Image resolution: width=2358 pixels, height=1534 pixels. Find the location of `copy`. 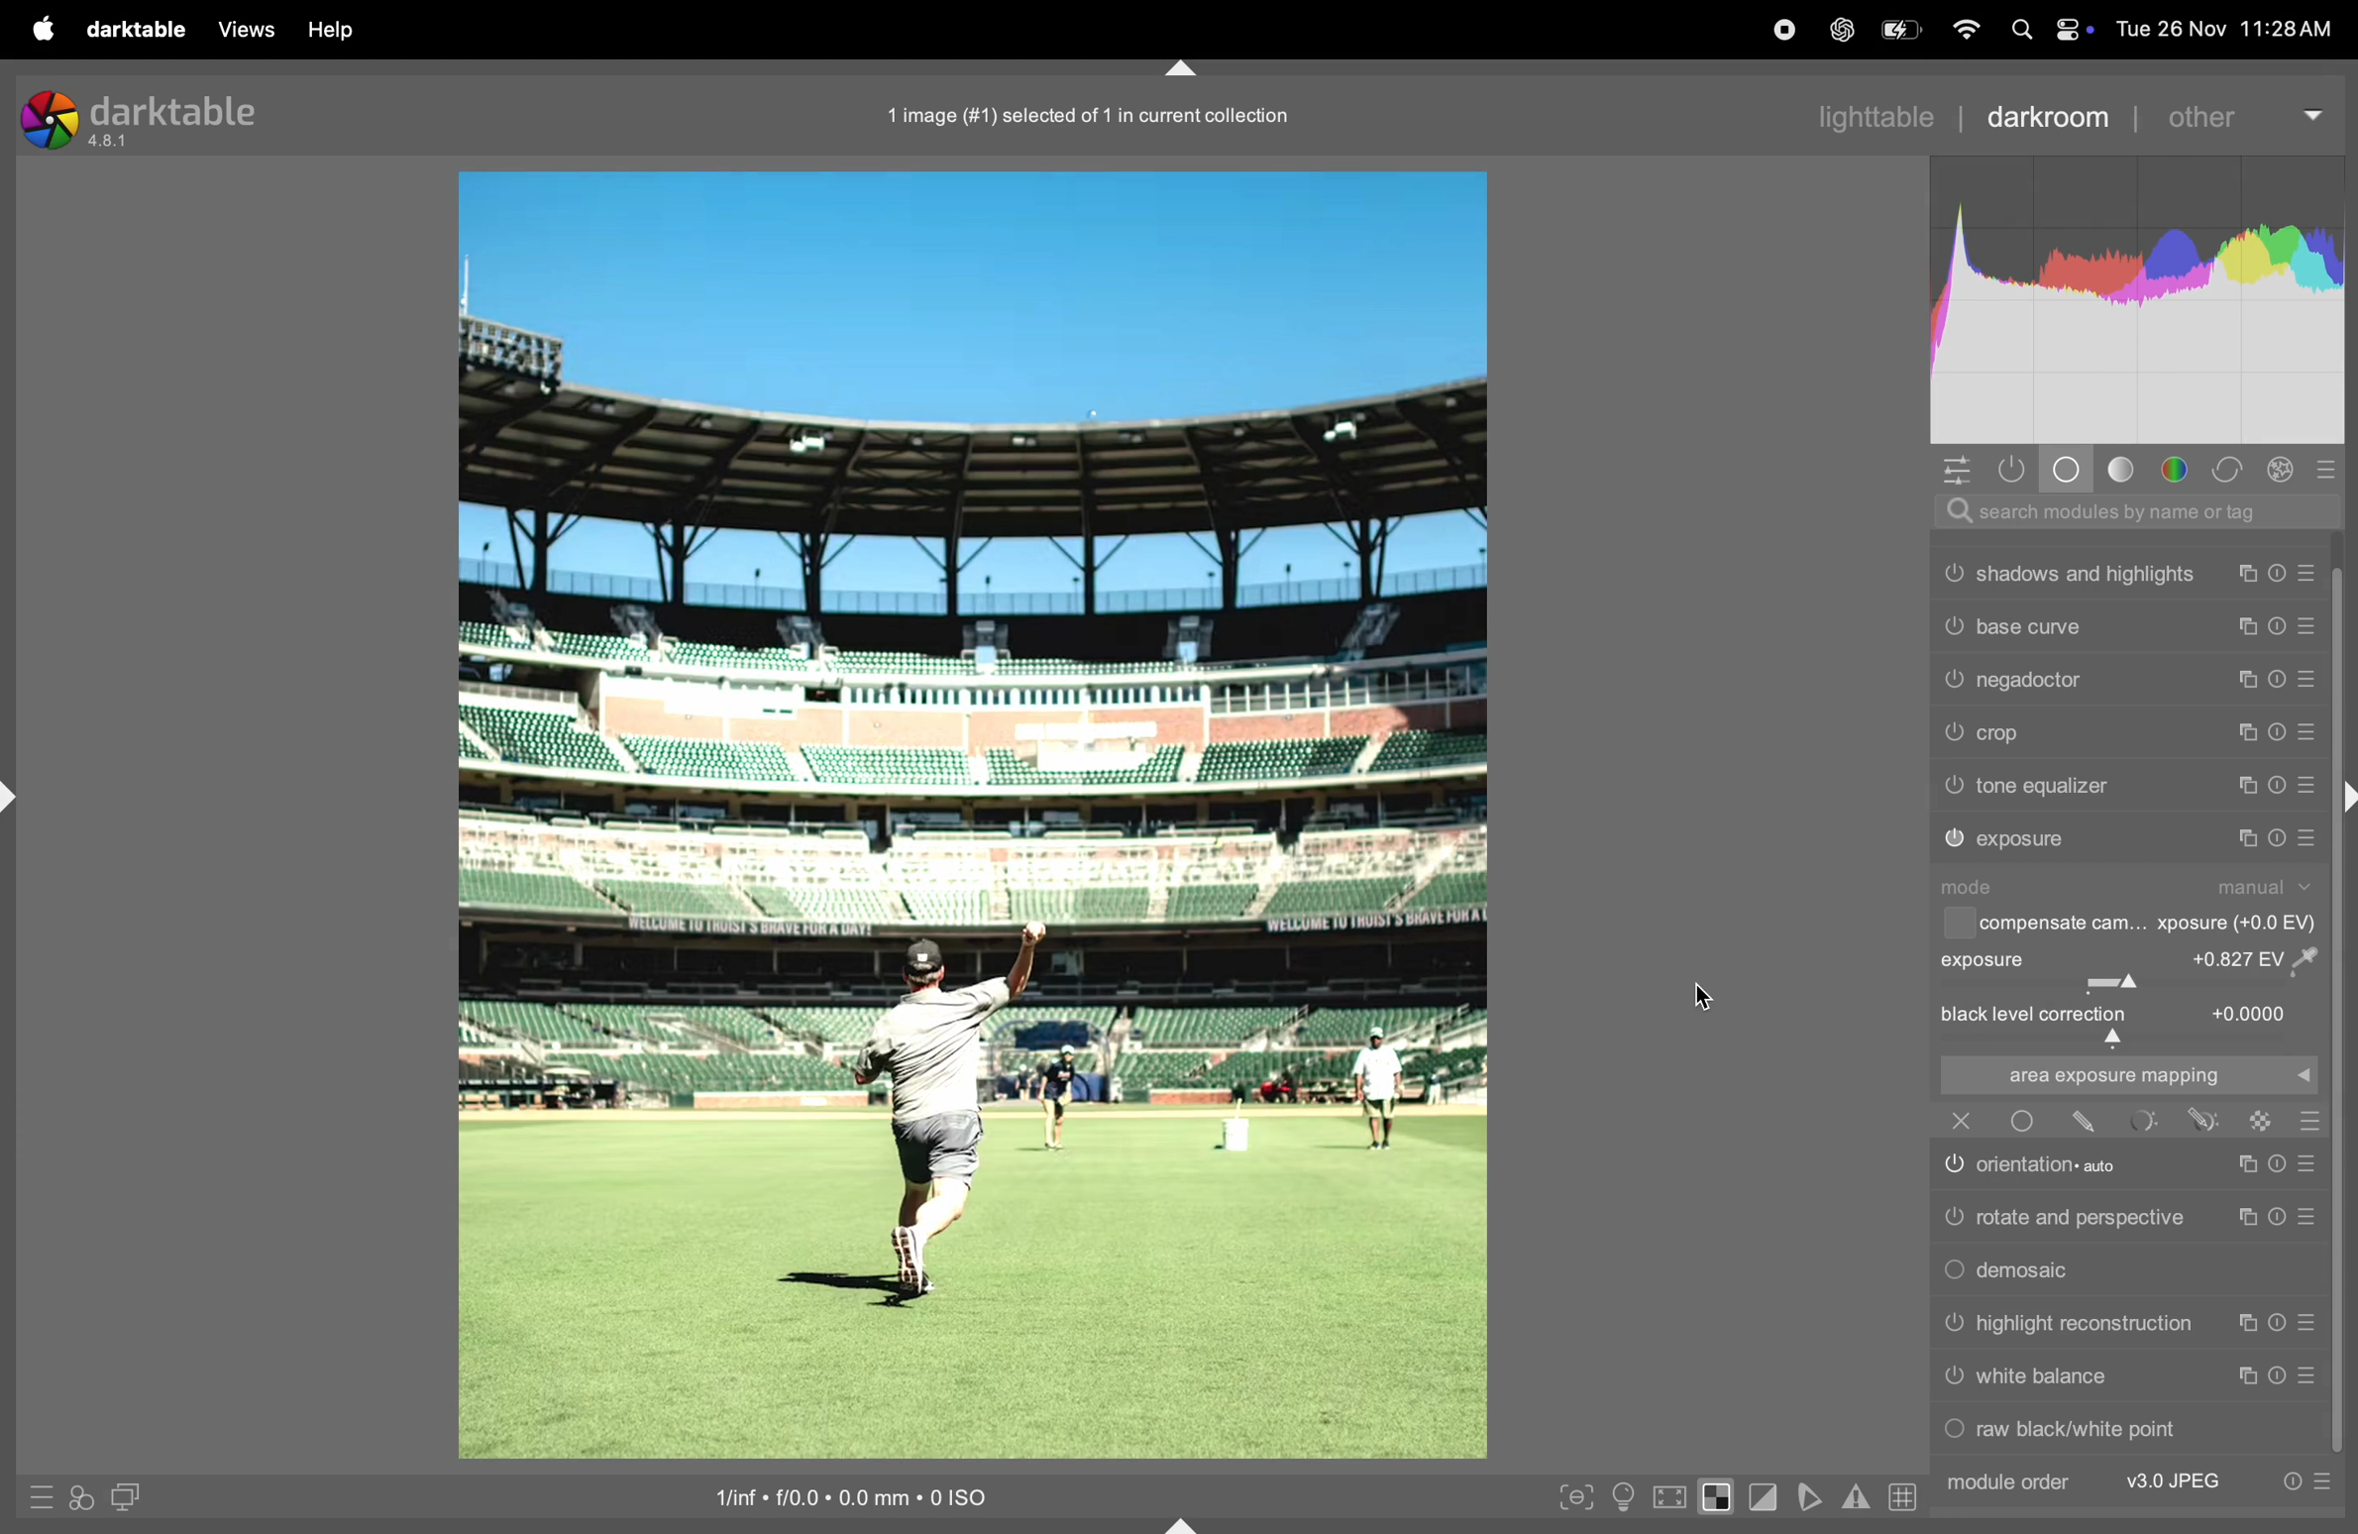

copy is located at coordinates (2242, 1325).